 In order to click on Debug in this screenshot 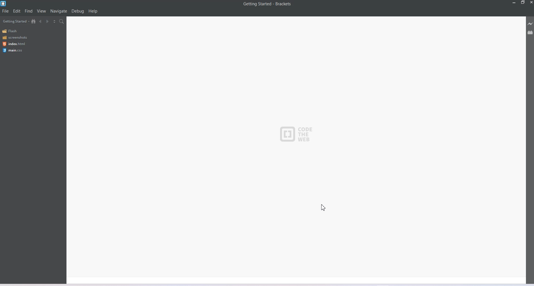, I will do `click(78, 11)`.